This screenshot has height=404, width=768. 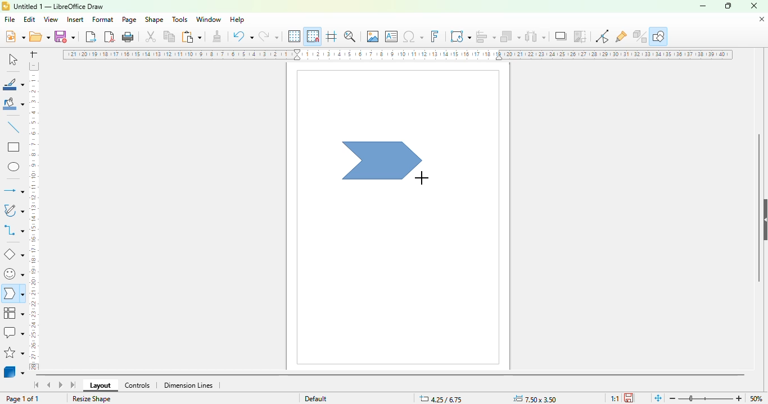 I want to click on show, so click(x=763, y=220).